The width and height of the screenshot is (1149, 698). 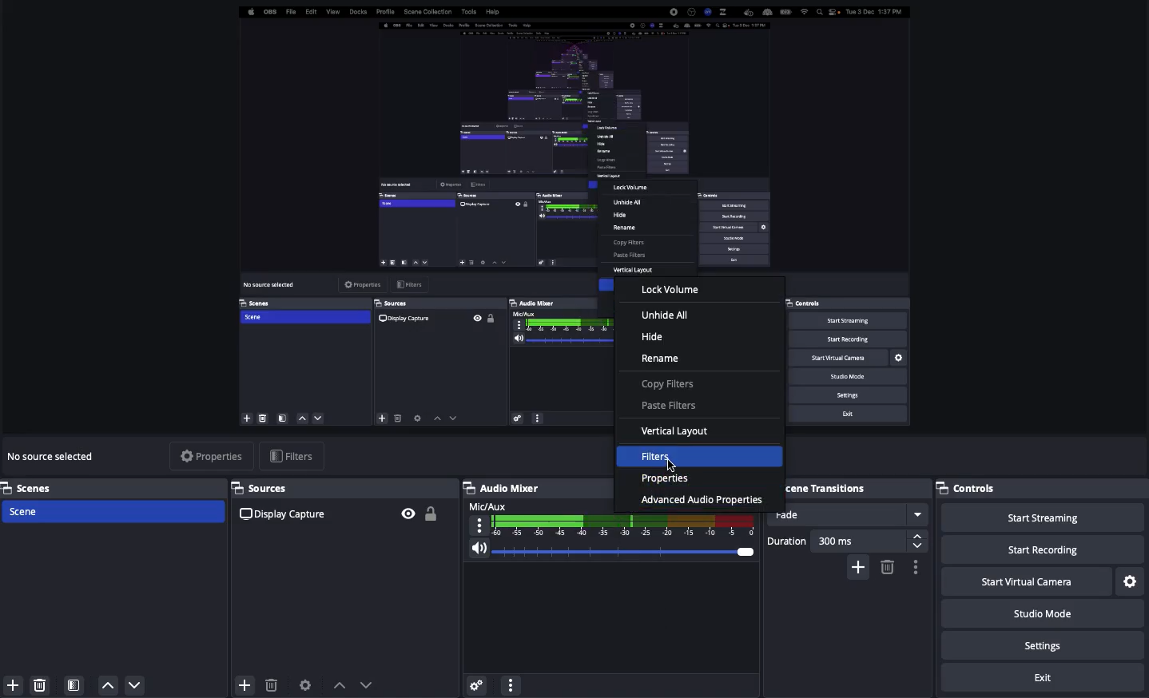 I want to click on Add, so click(x=243, y=682).